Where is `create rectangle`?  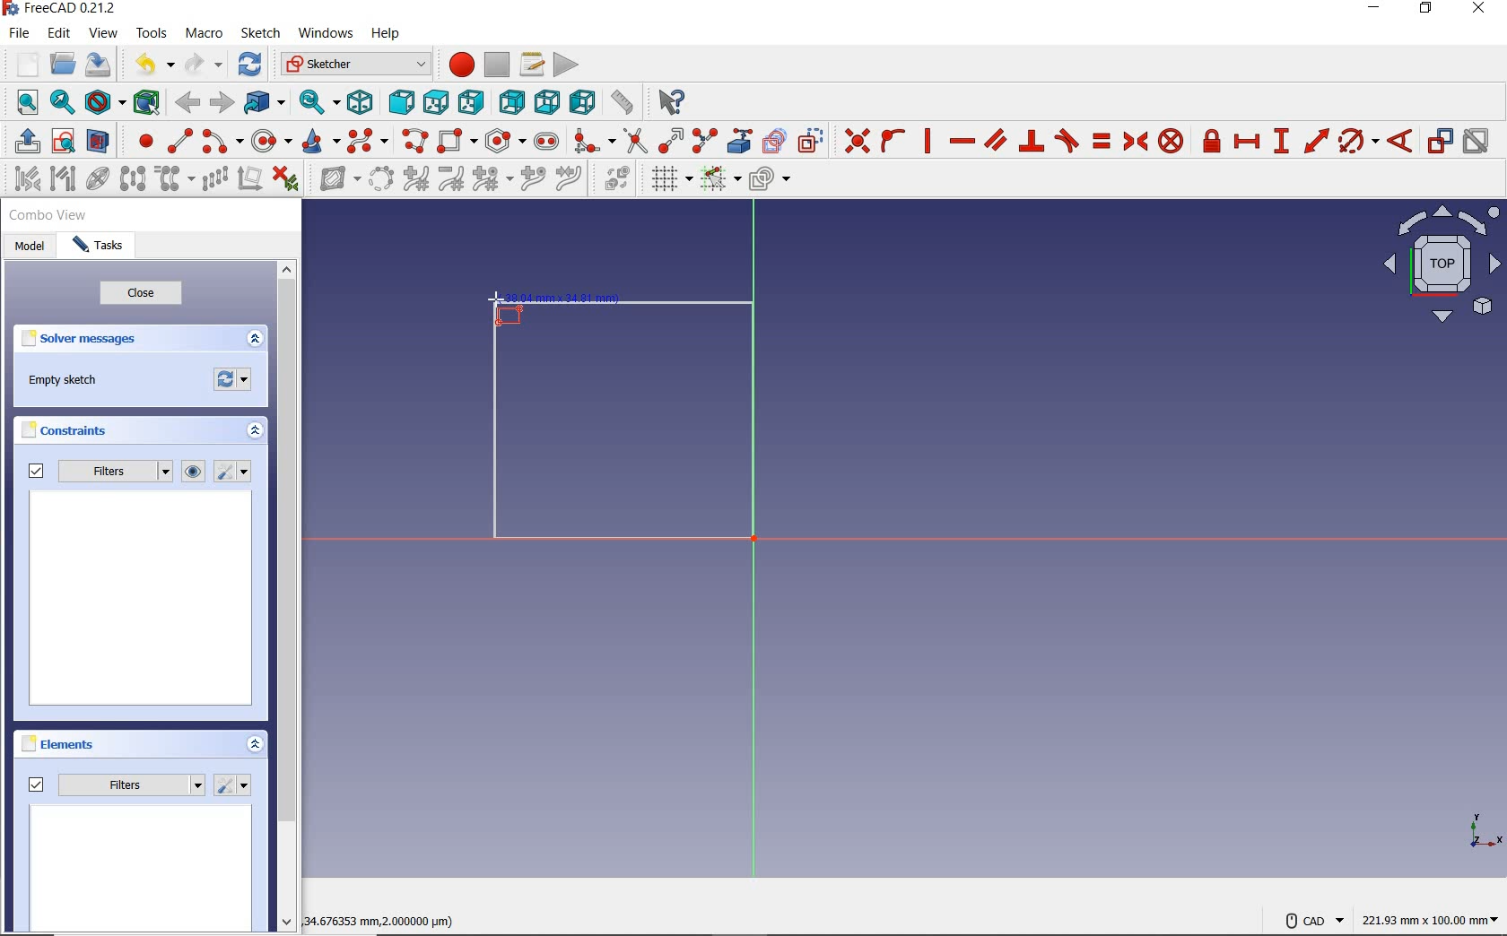
create rectangle is located at coordinates (457, 140).